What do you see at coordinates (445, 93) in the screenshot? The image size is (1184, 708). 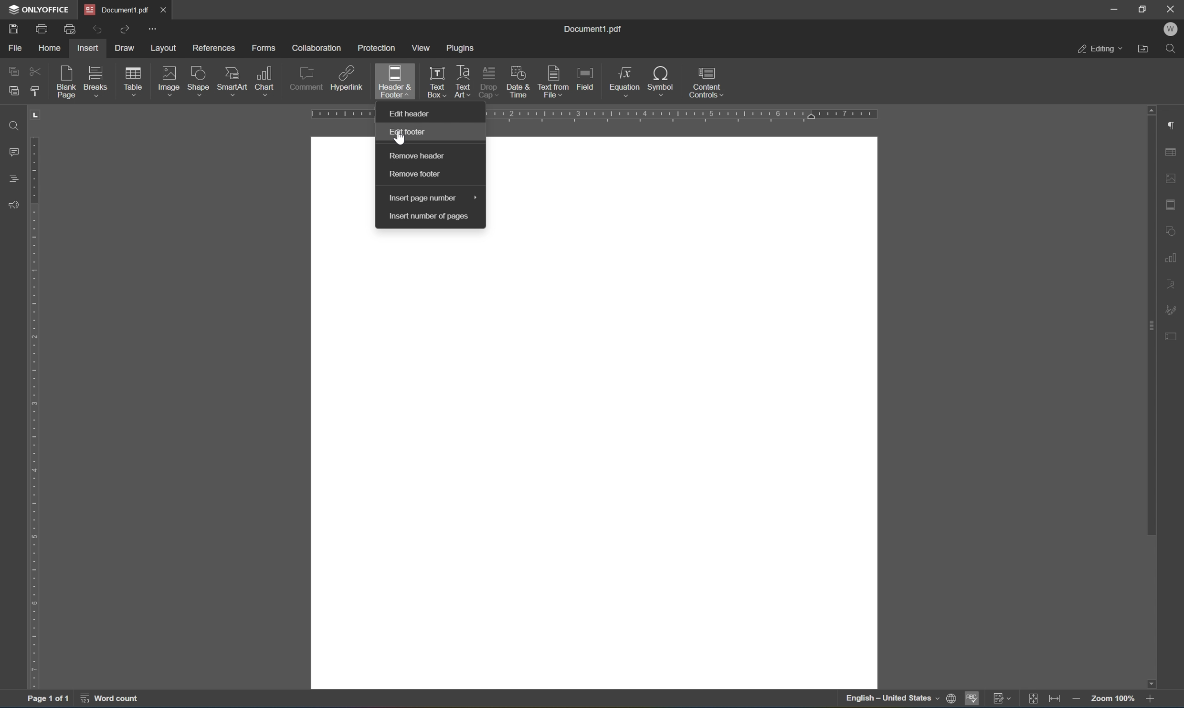 I see `edit header or footer` at bounding box center [445, 93].